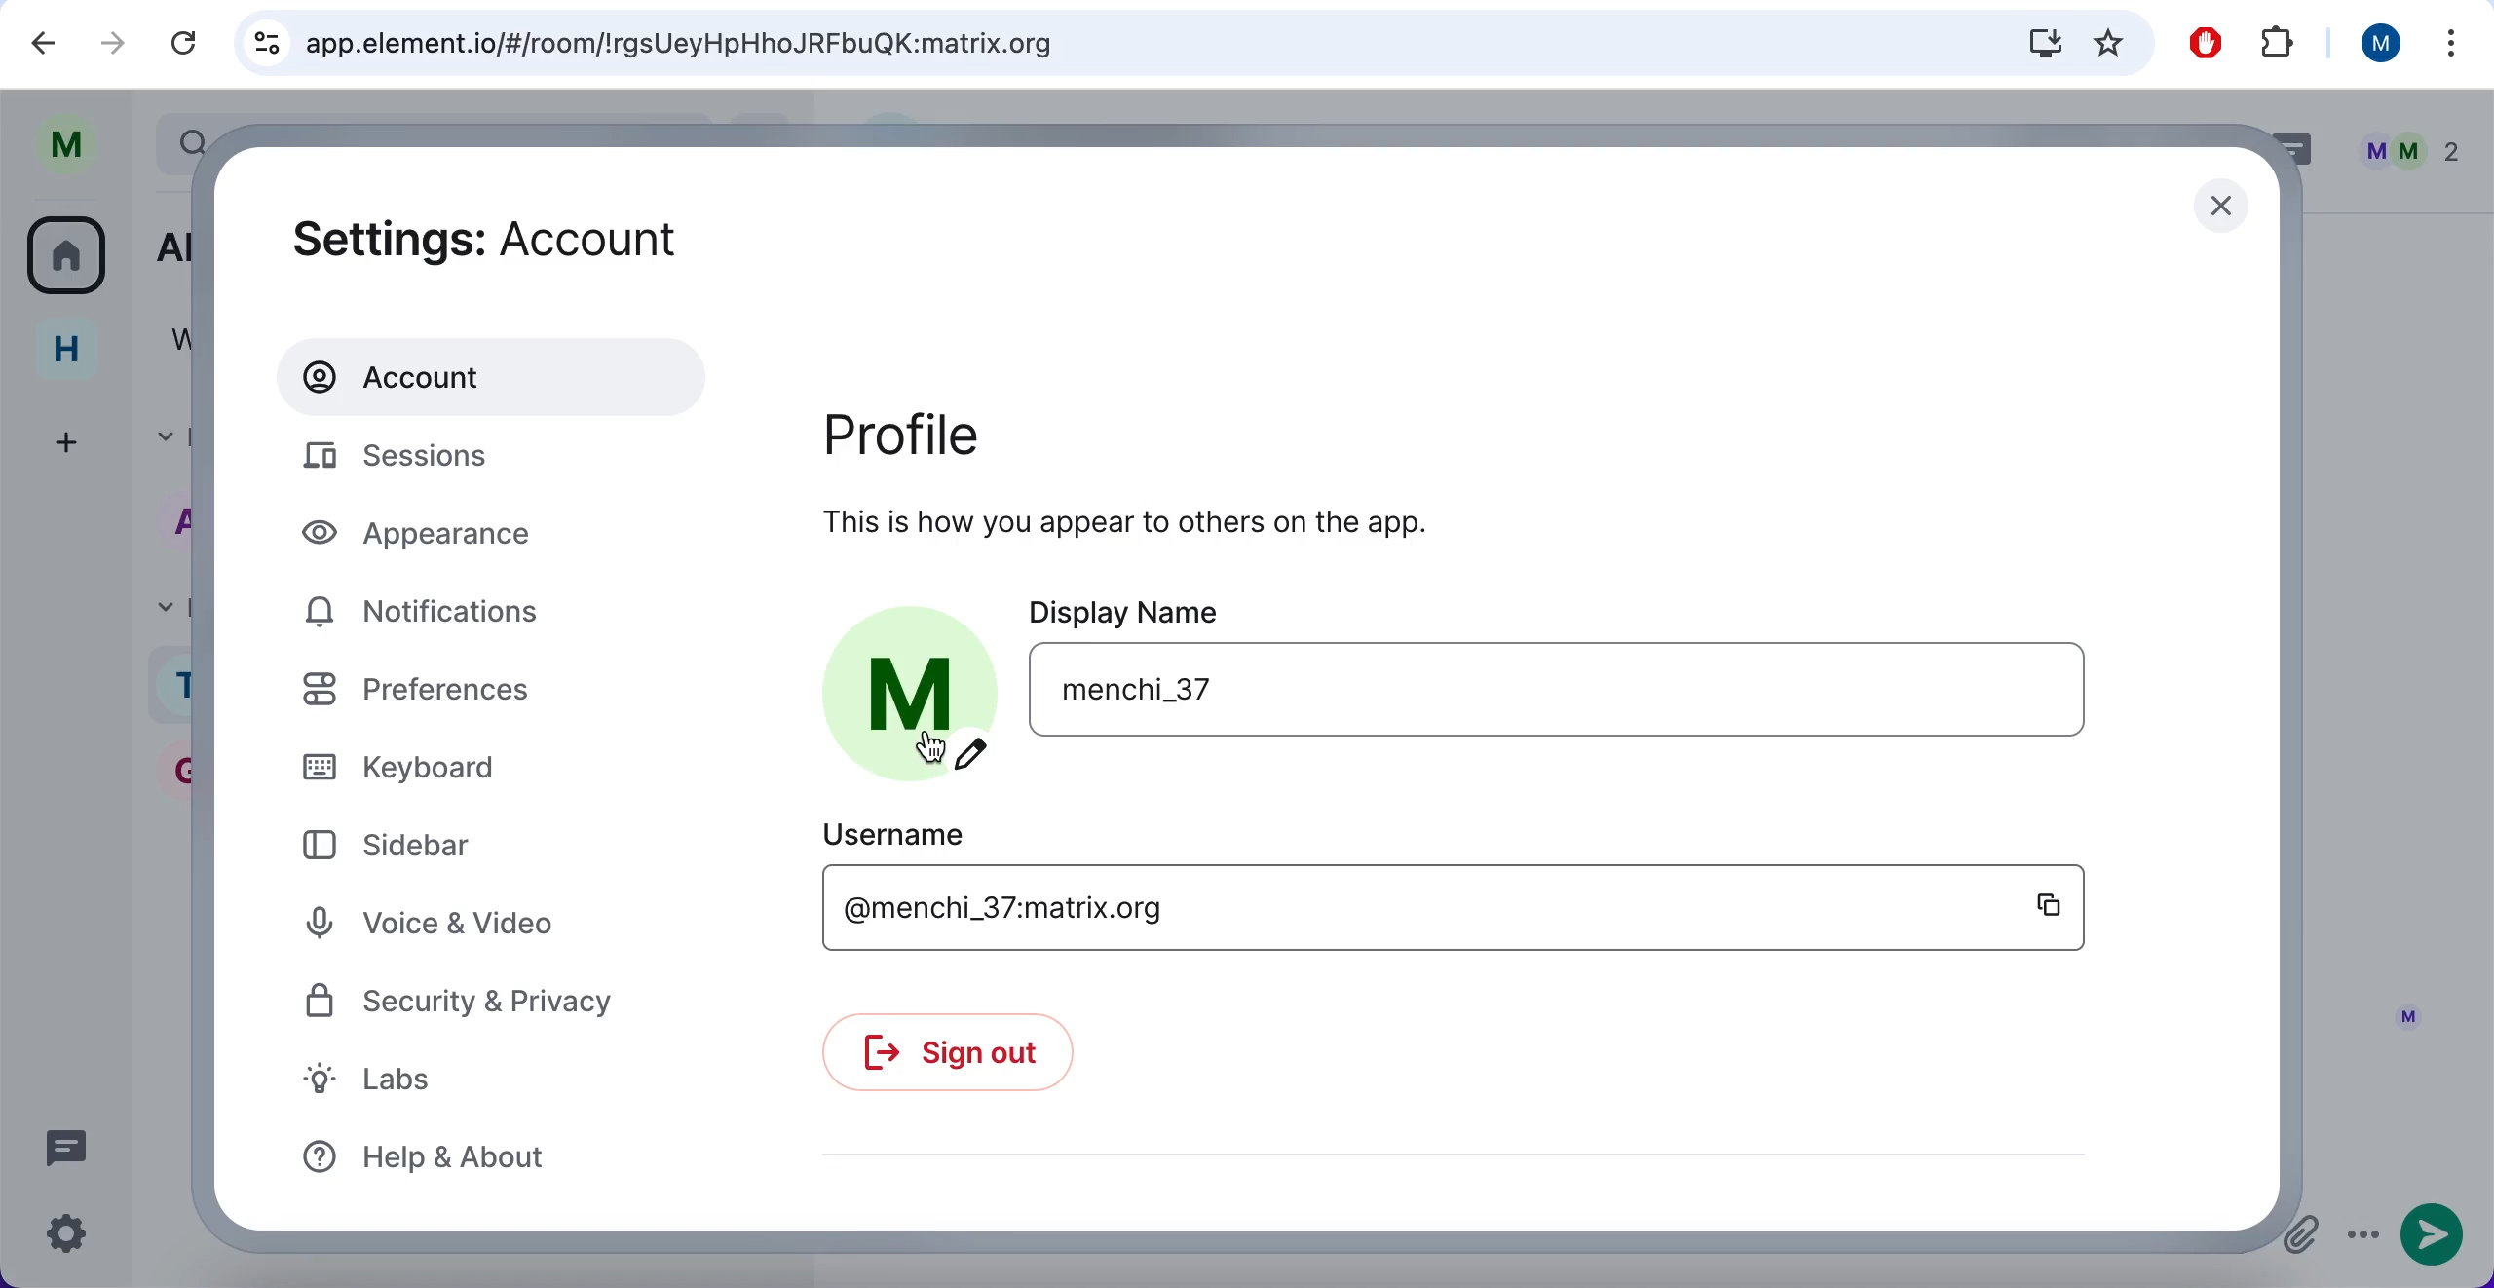 Image resolution: width=2494 pixels, height=1288 pixels. What do you see at coordinates (64, 262) in the screenshot?
I see `all rooms` at bounding box center [64, 262].